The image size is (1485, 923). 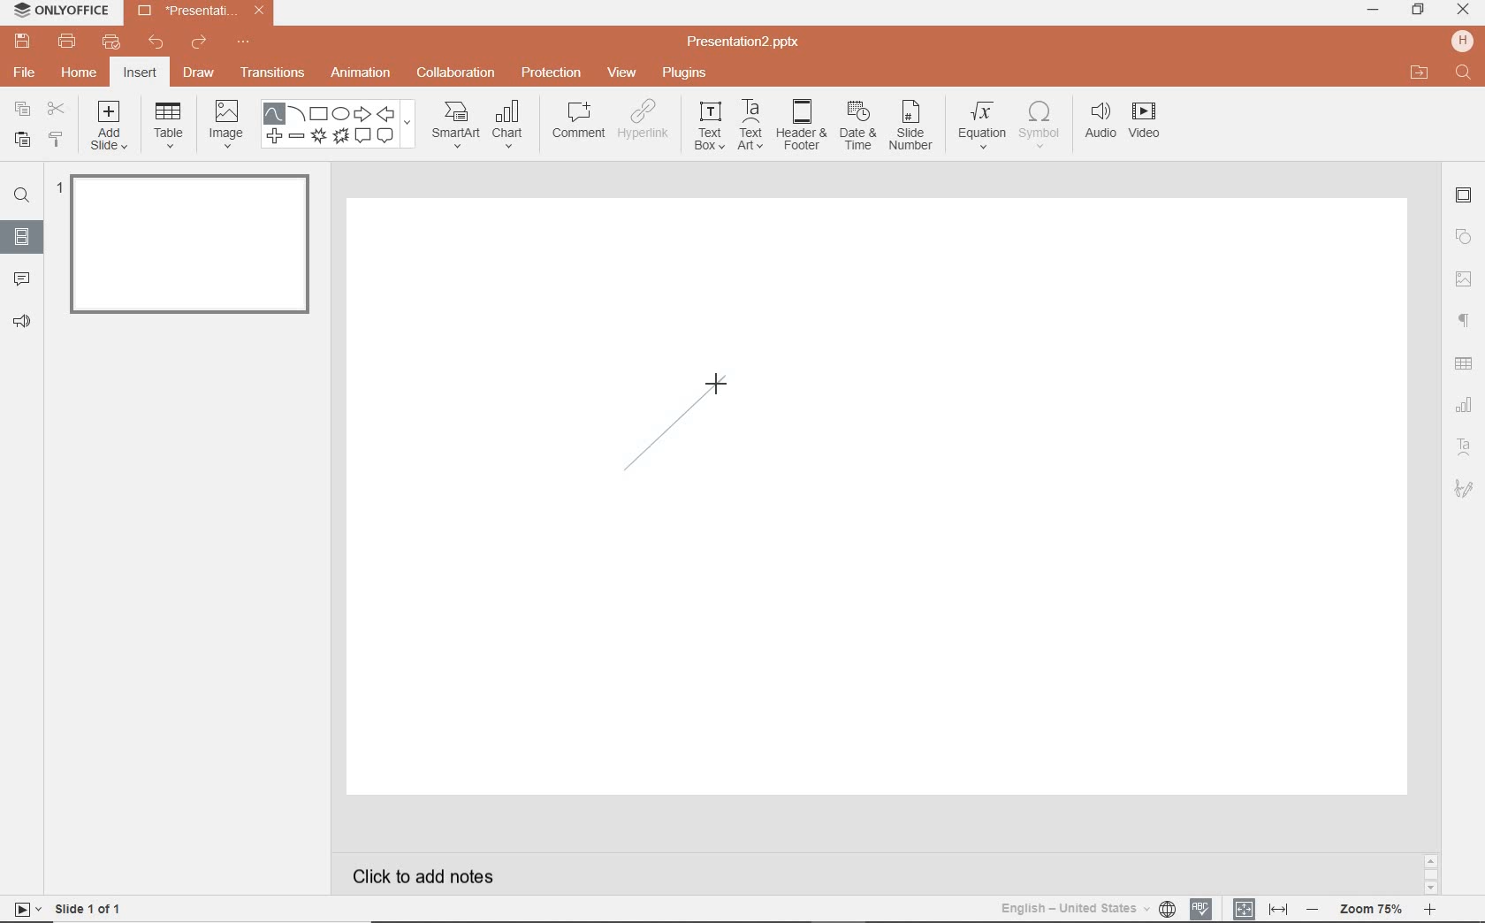 I want to click on REDO, so click(x=199, y=43).